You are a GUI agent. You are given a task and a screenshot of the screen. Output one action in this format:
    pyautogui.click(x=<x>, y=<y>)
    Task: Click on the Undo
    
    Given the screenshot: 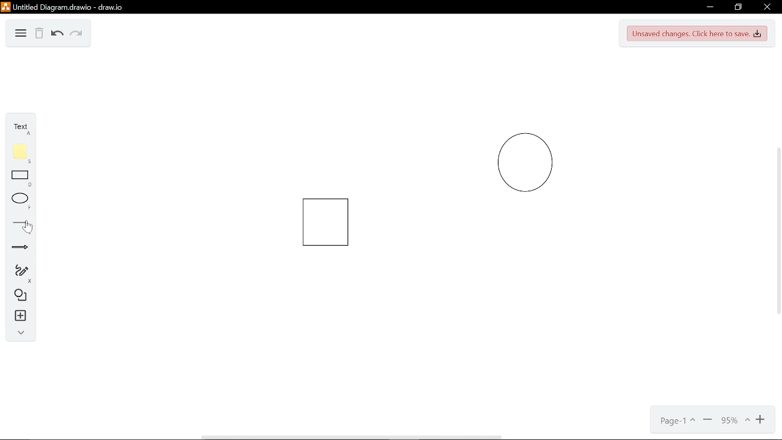 What is the action you would take?
    pyautogui.click(x=57, y=34)
    